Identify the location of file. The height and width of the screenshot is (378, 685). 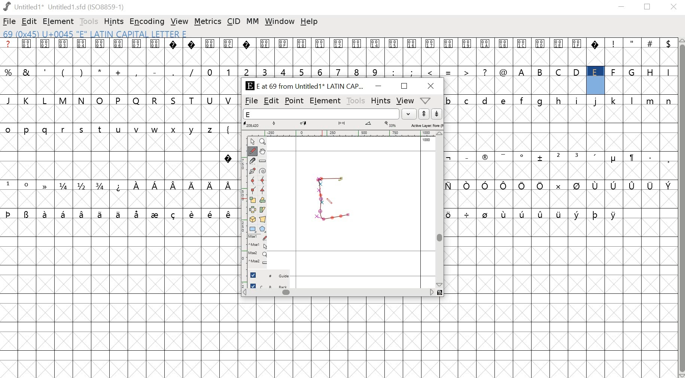
(251, 101).